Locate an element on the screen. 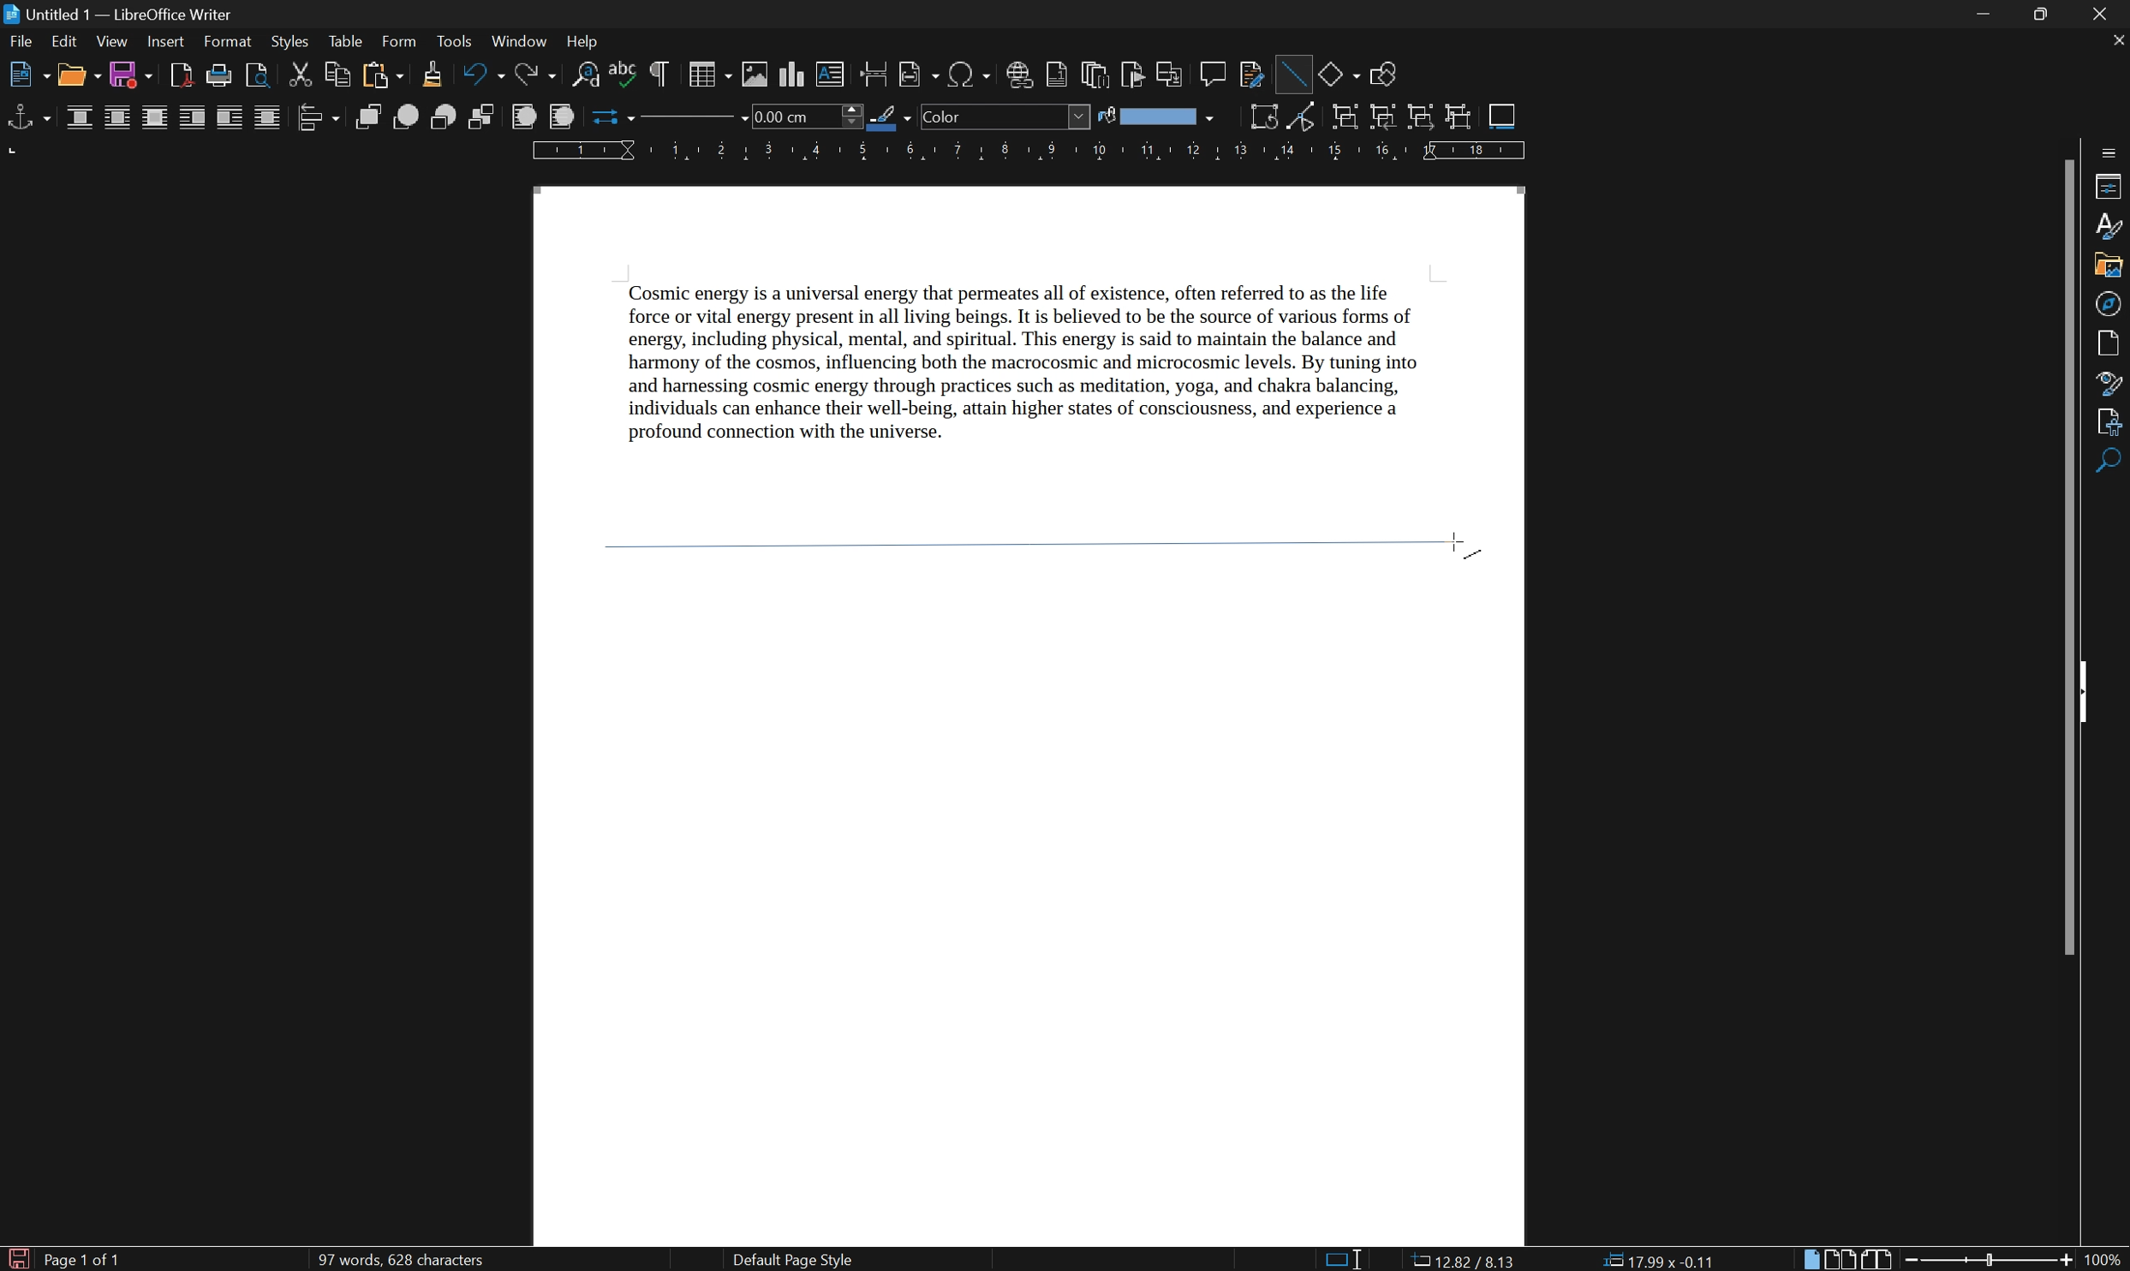 Image resolution: width=2130 pixels, height=1271 pixels. book view is located at coordinates (1877, 1258).